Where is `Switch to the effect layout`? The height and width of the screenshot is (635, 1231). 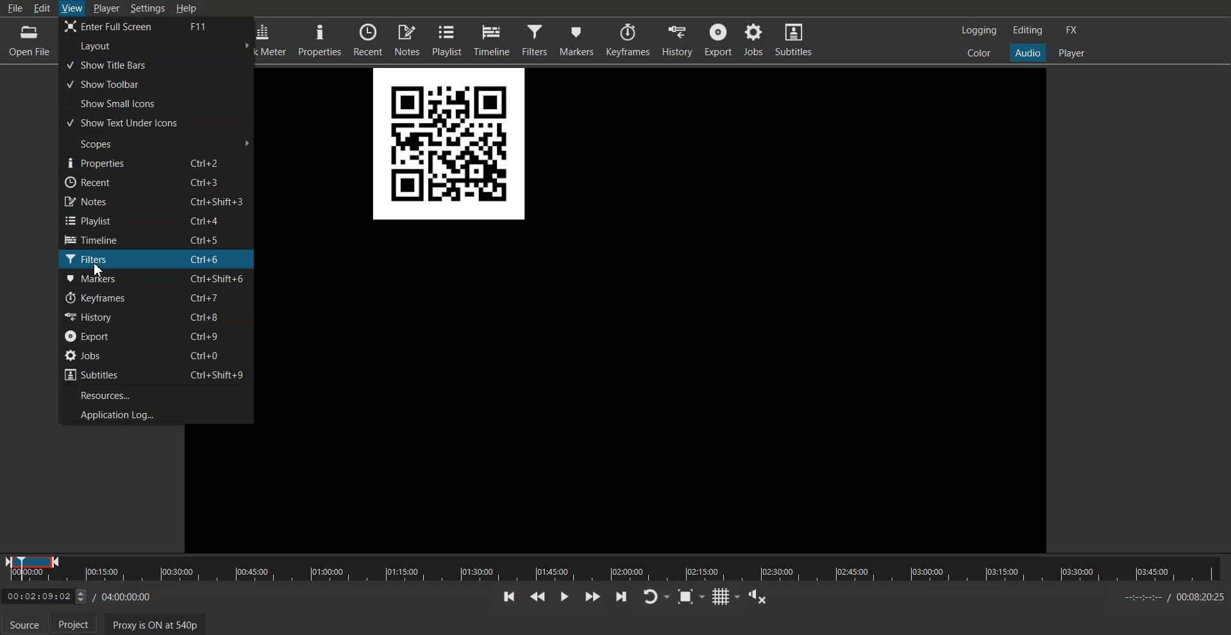 Switch to the effect layout is located at coordinates (1072, 30).